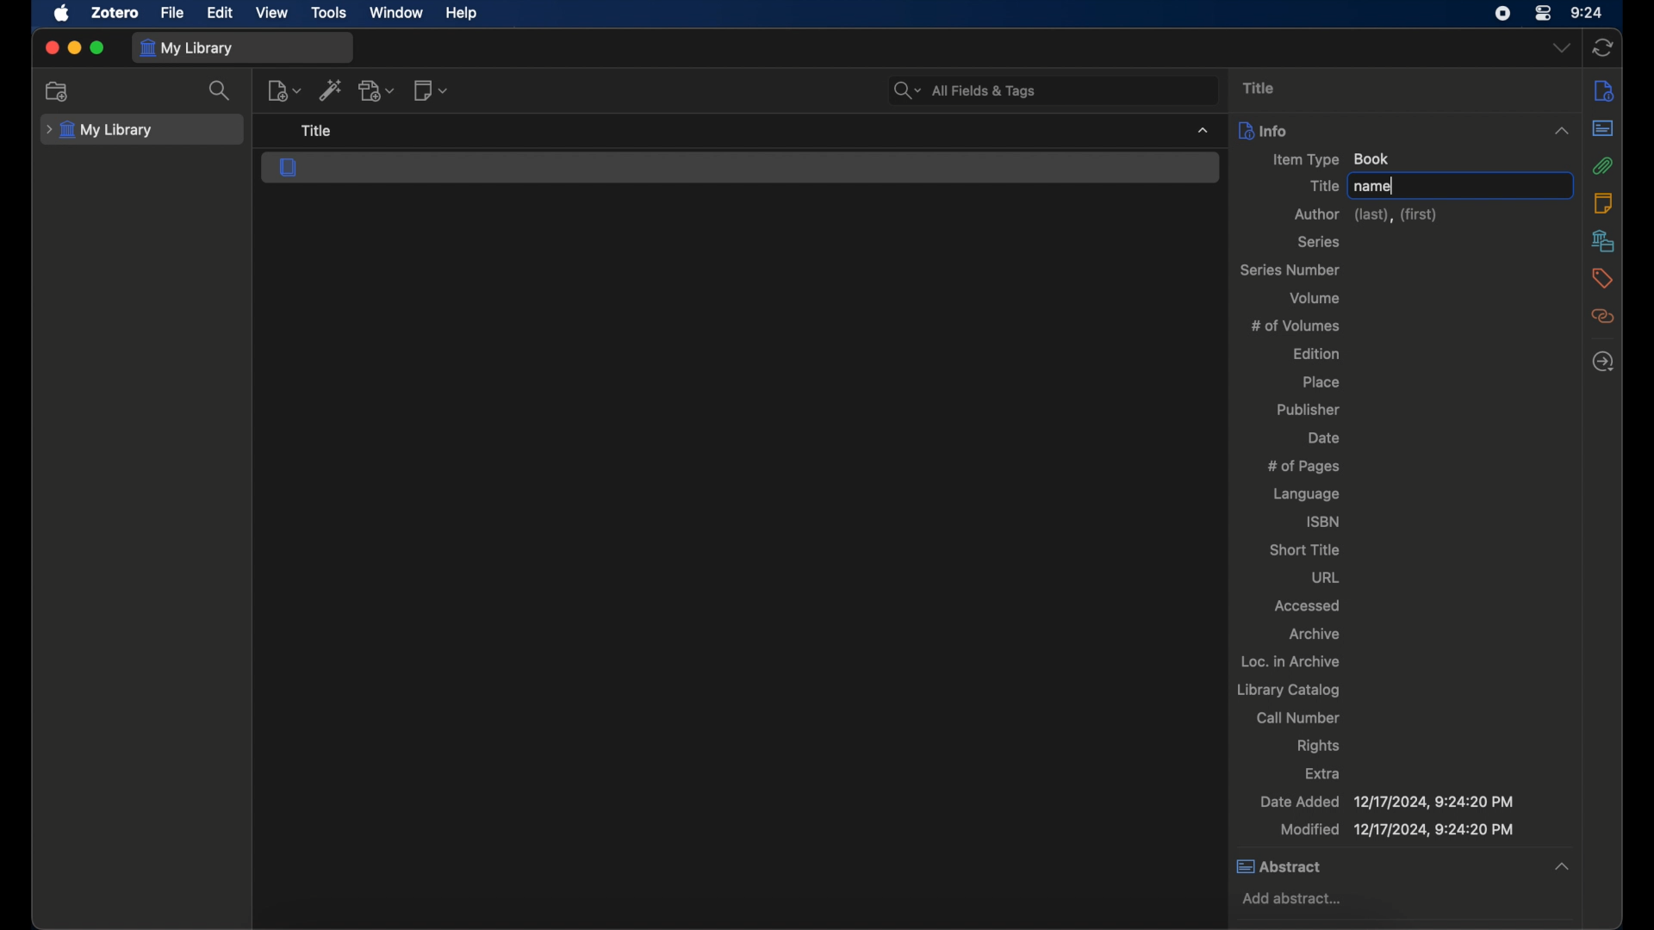  Describe the element at coordinates (63, 14) in the screenshot. I see `apple icon` at that location.